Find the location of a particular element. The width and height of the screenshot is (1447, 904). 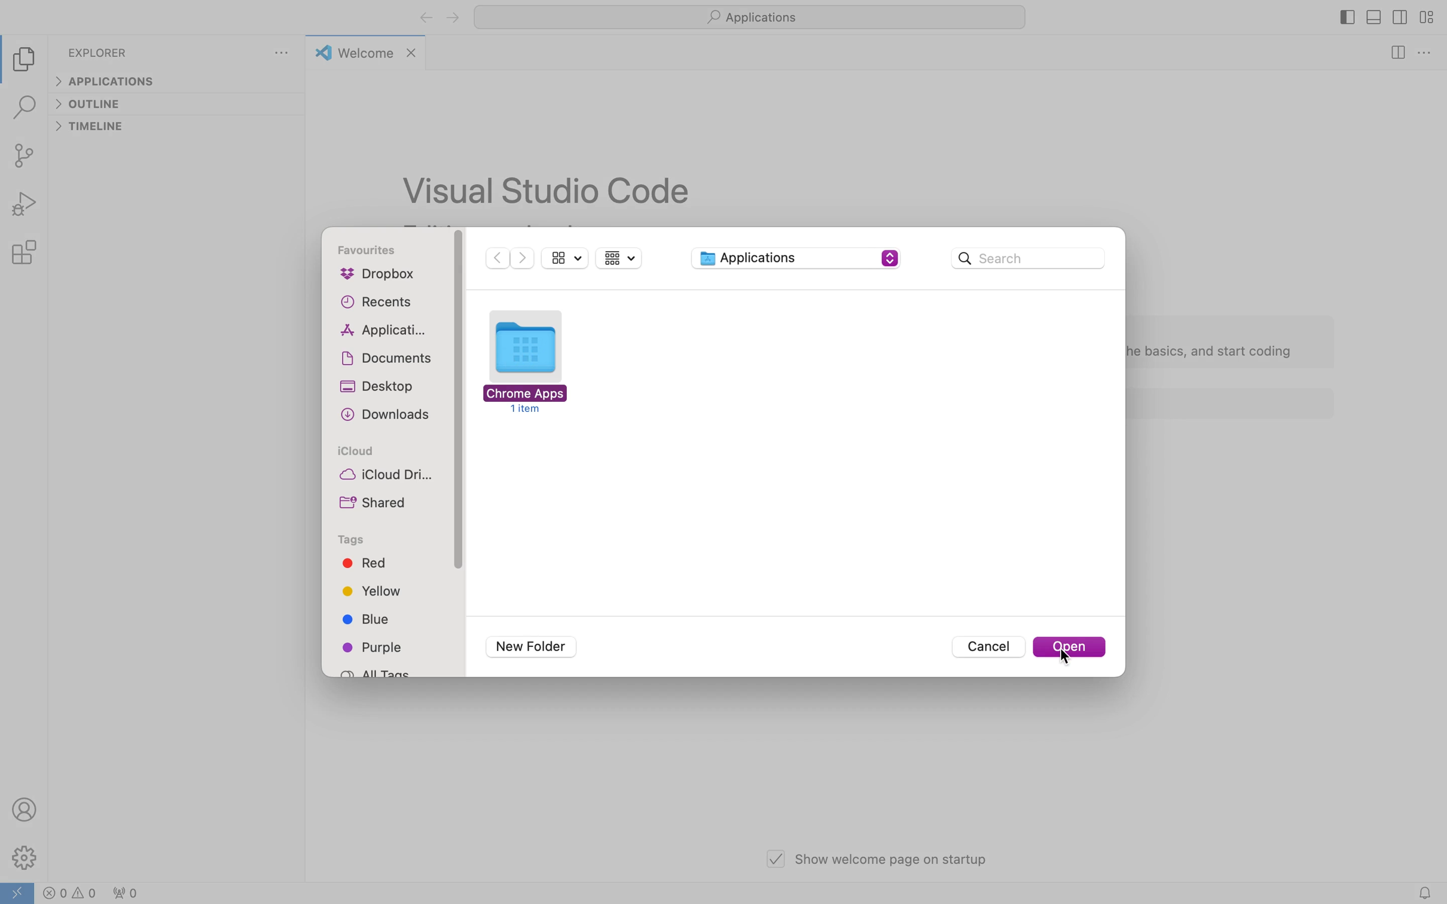

downloads is located at coordinates (388, 417).